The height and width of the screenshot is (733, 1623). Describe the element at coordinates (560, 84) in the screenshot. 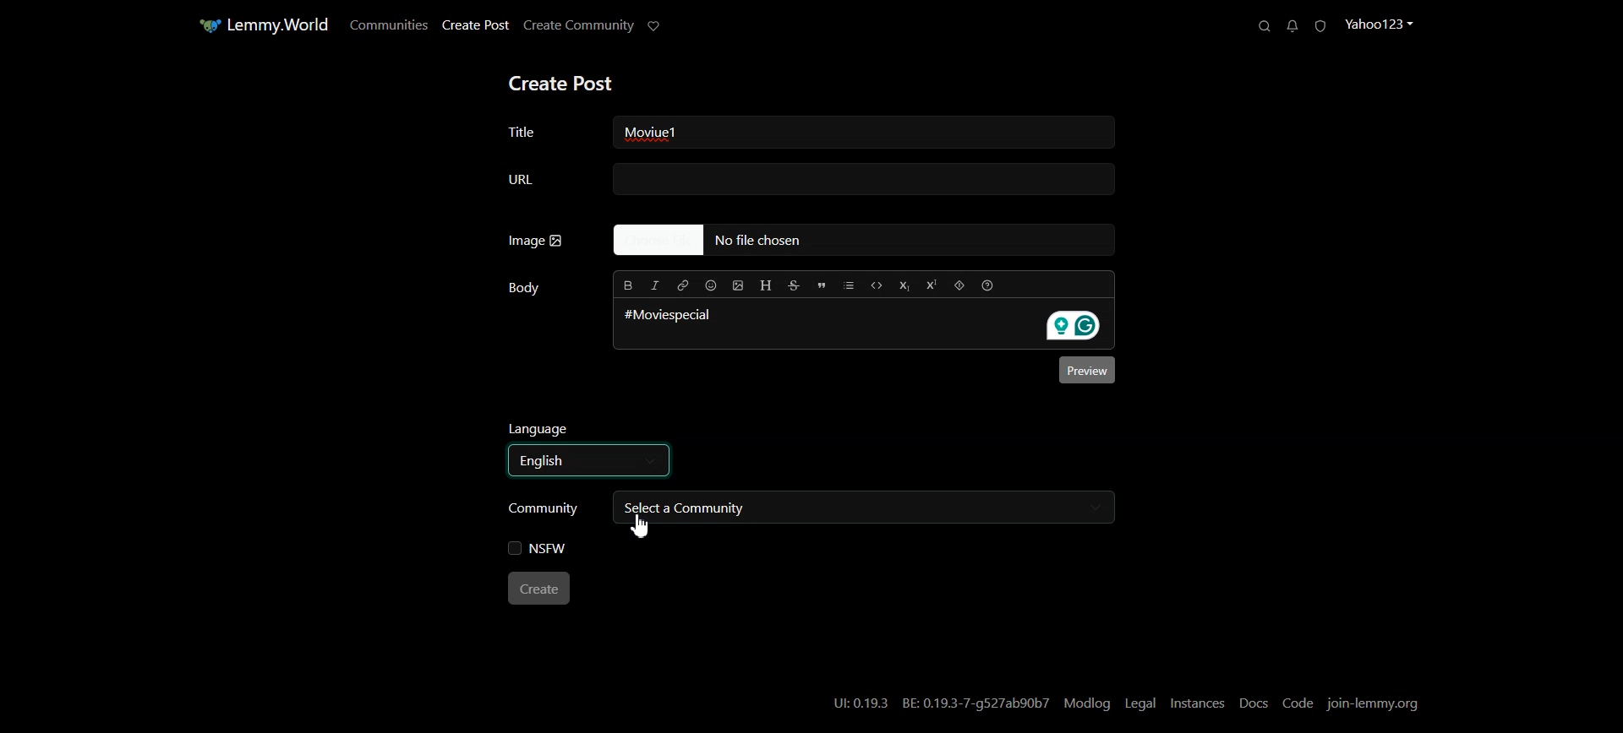

I see `Create Post` at that location.